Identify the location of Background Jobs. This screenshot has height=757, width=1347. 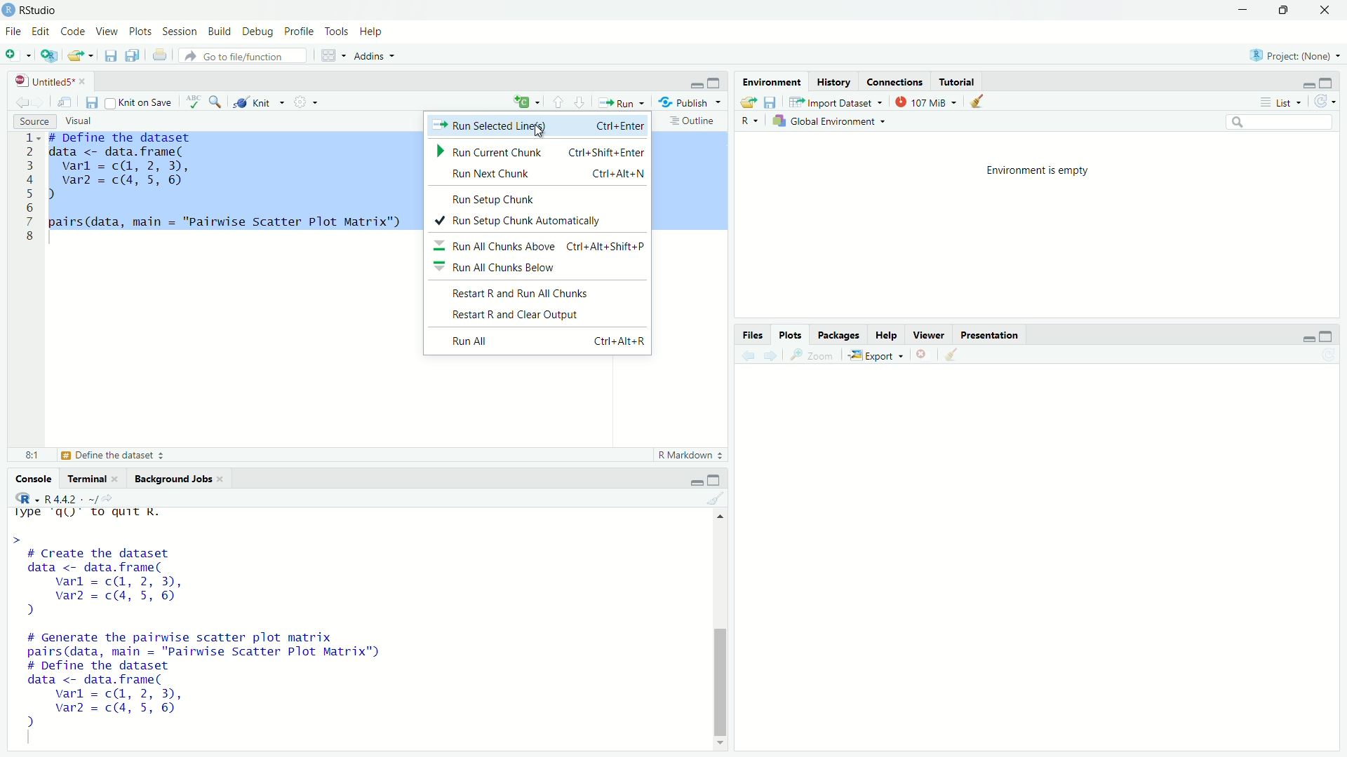
(176, 479).